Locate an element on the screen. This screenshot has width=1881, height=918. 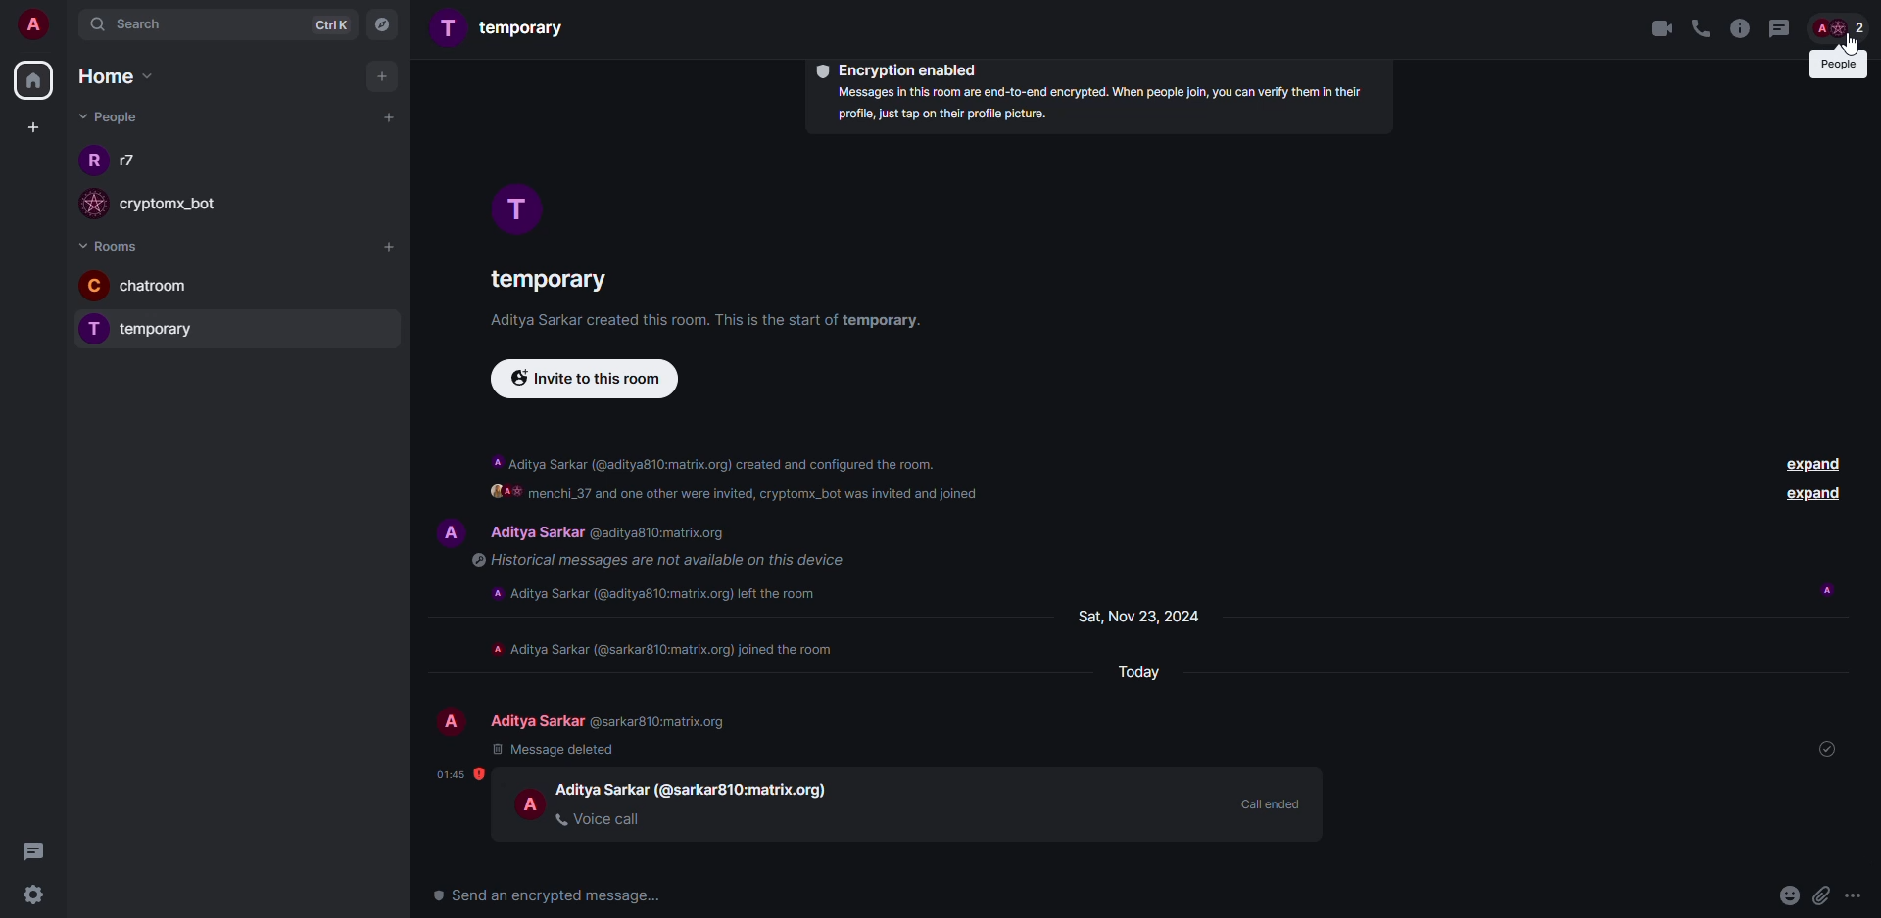
profile is located at coordinates (89, 164).